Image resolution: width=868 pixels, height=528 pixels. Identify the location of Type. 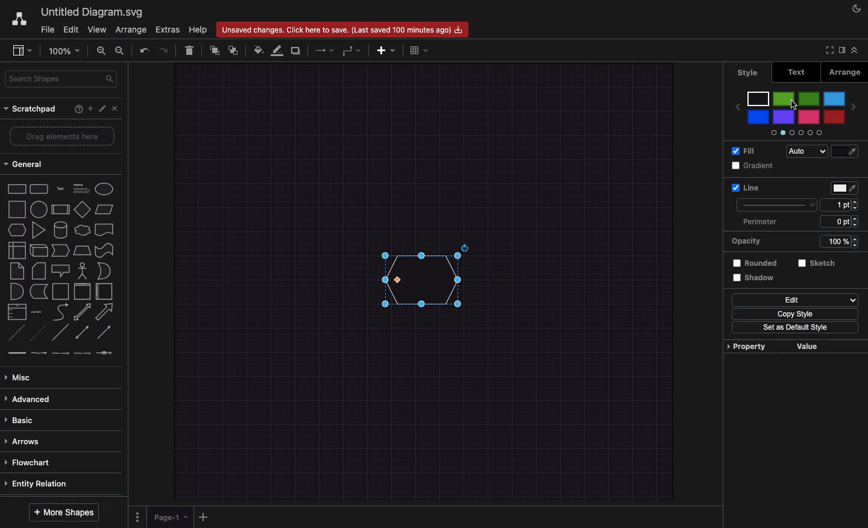
(774, 205).